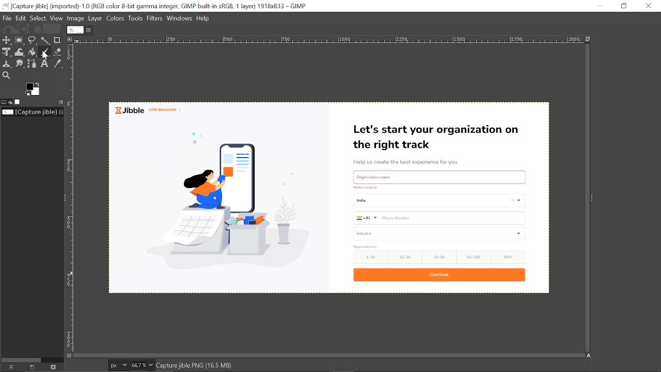  I want to click on Scale, so click(330, 40).